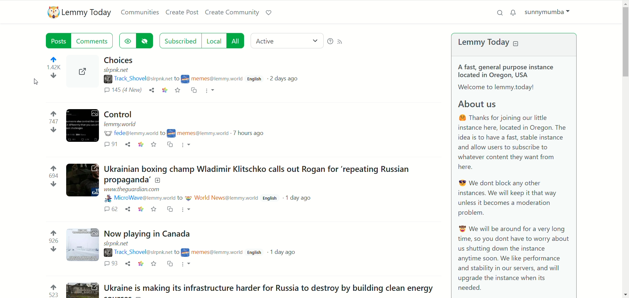 The image size is (629, 298). Describe the element at coordinates (513, 142) in the screenshot. I see `@ Thanks for joining our little instance here, located in Oregon. The idea is to have a fast, stable instance and allow users to subscribe to whatever content they want from here.` at that location.